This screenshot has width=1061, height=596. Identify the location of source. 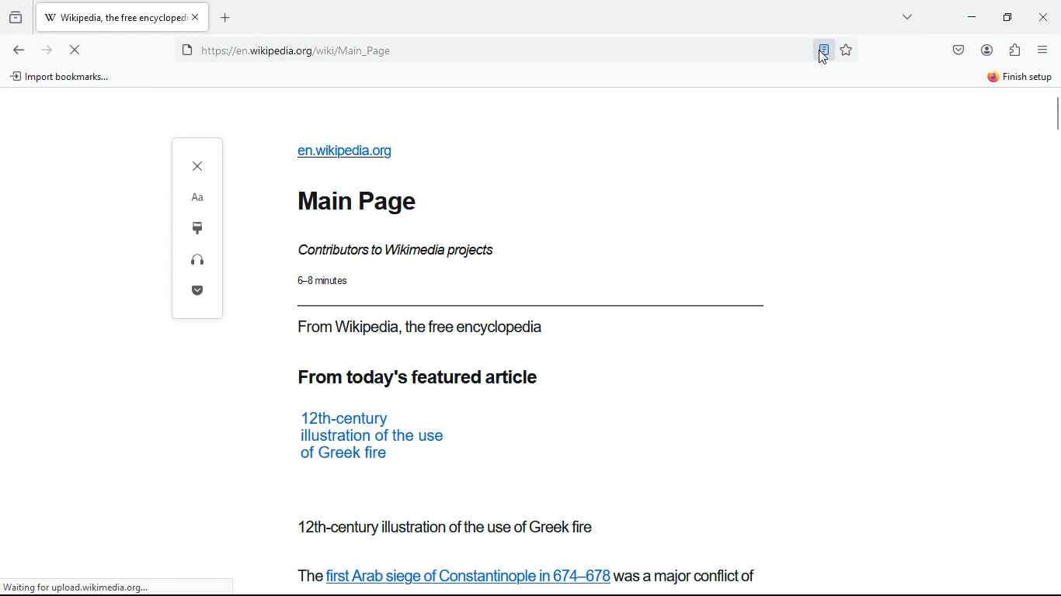
(430, 327).